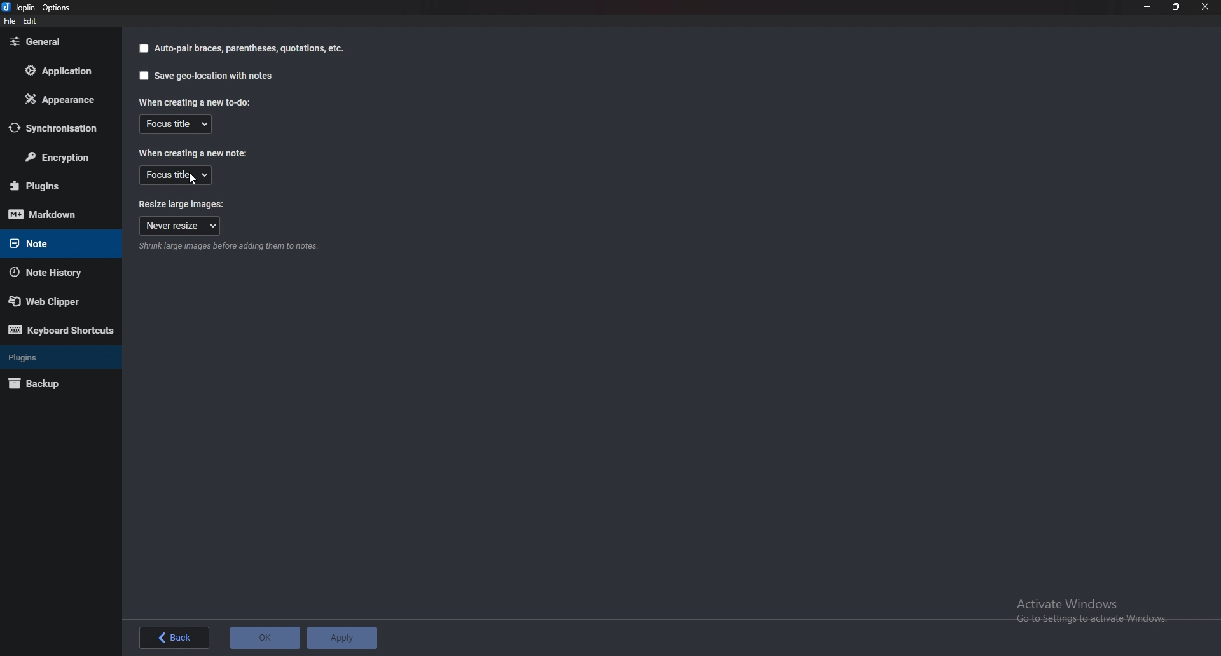 Image resolution: width=1221 pixels, height=656 pixels. What do you see at coordinates (11, 22) in the screenshot?
I see `File` at bounding box center [11, 22].